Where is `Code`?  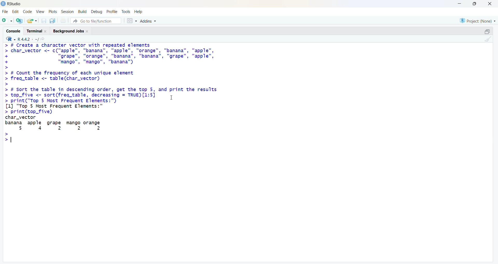
Code is located at coordinates (28, 12).